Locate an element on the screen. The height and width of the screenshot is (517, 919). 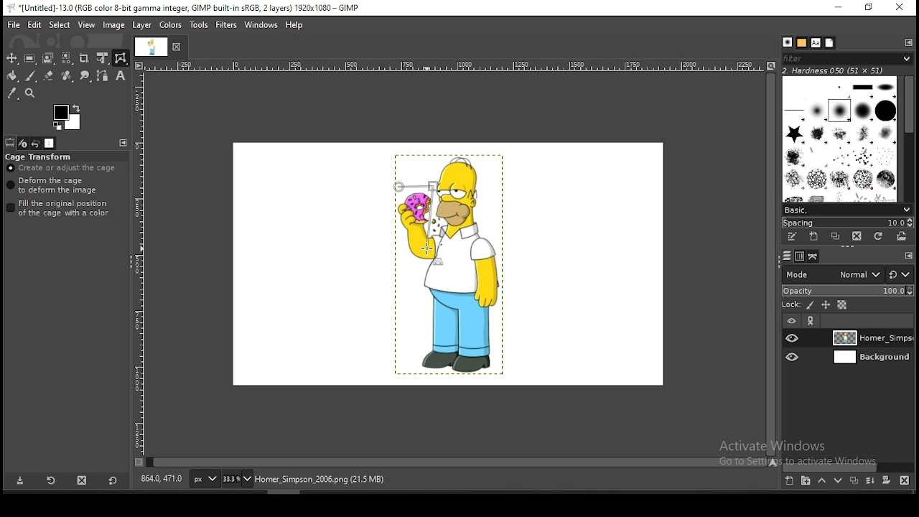
image is located at coordinates (115, 27).